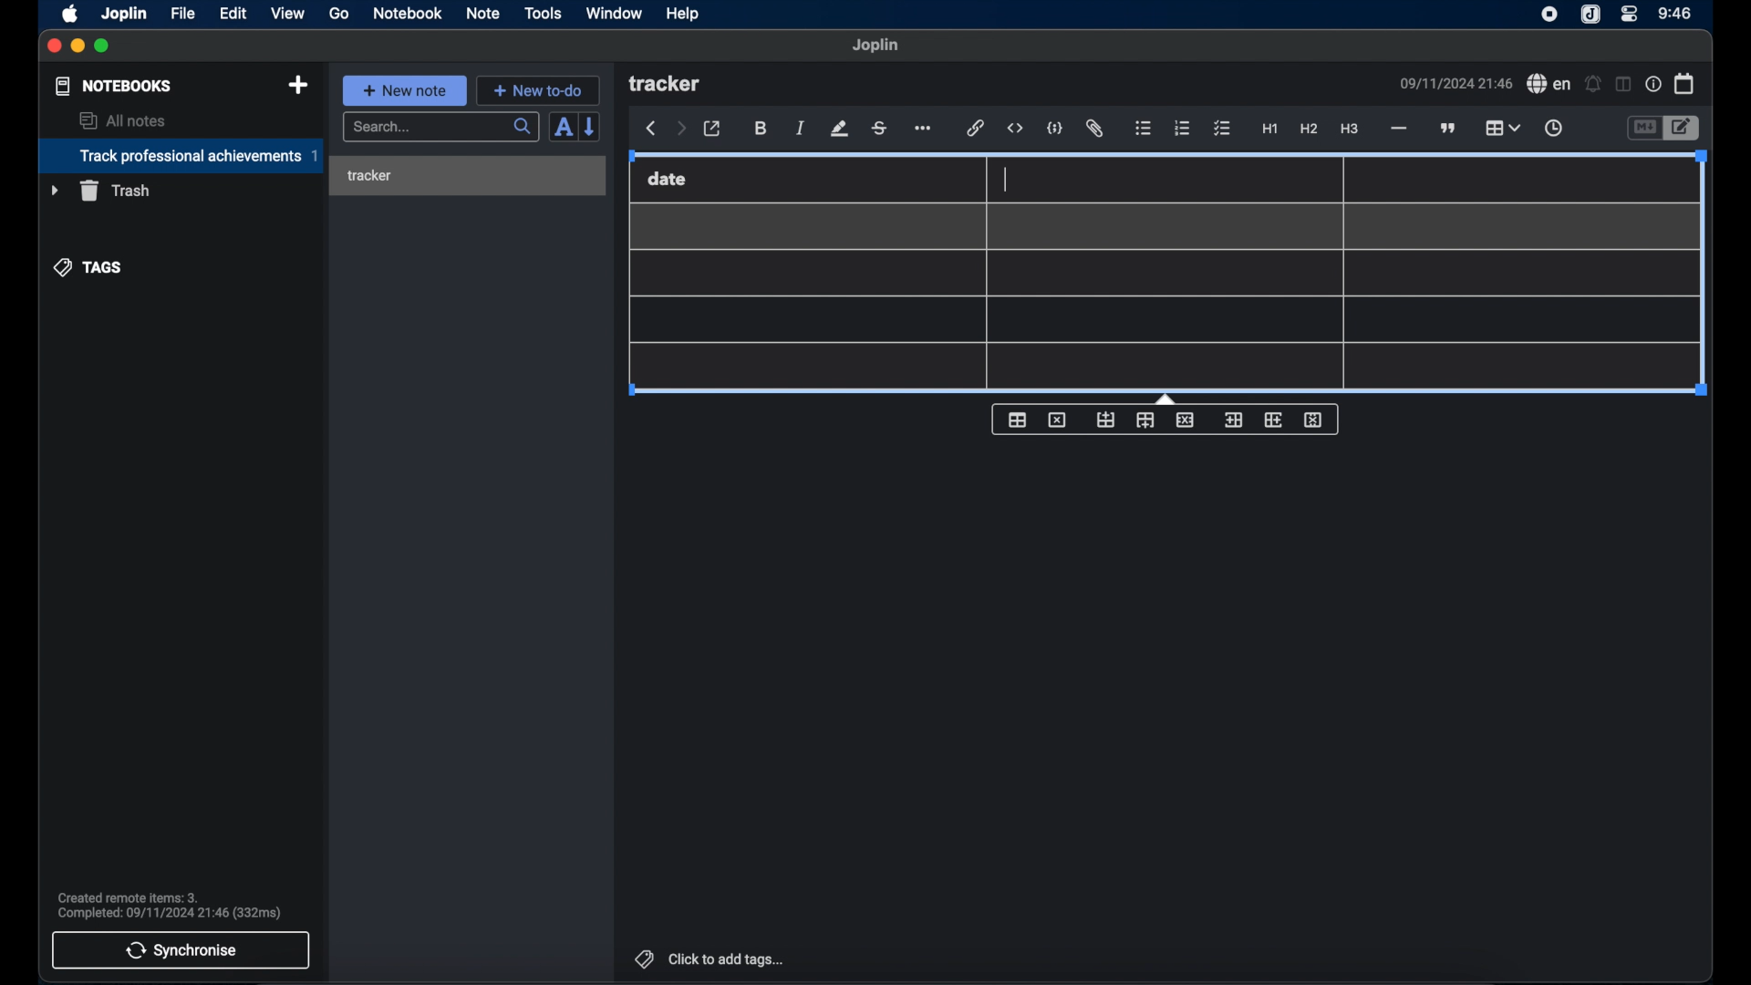 The height and width of the screenshot is (985, 1751). Describe the element at coordinates (1642, 128) in the screenshot. I see `toggle editor` at that location.